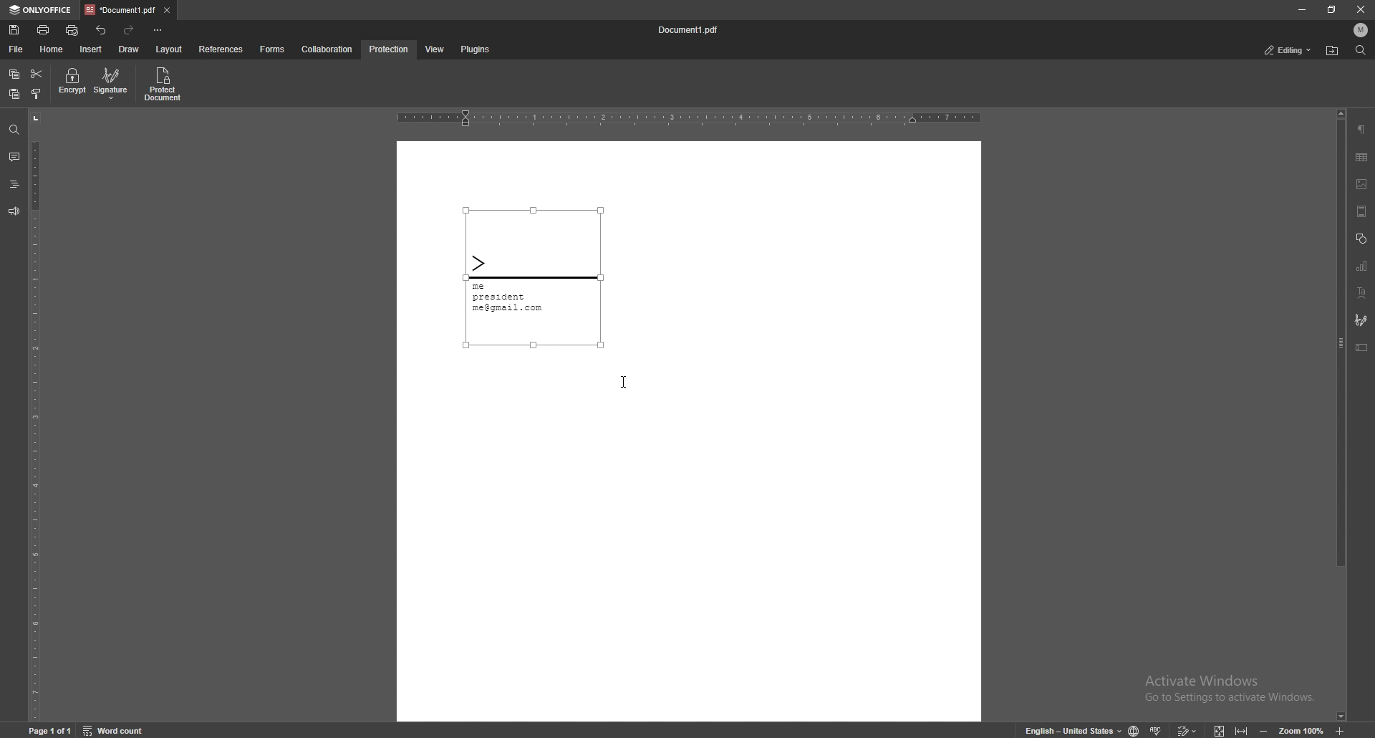 The image size is (1375, 738). What do you see at coordinates (37, 94) in the screenshot?
I see `copy style` at bounding box center [37, 94].